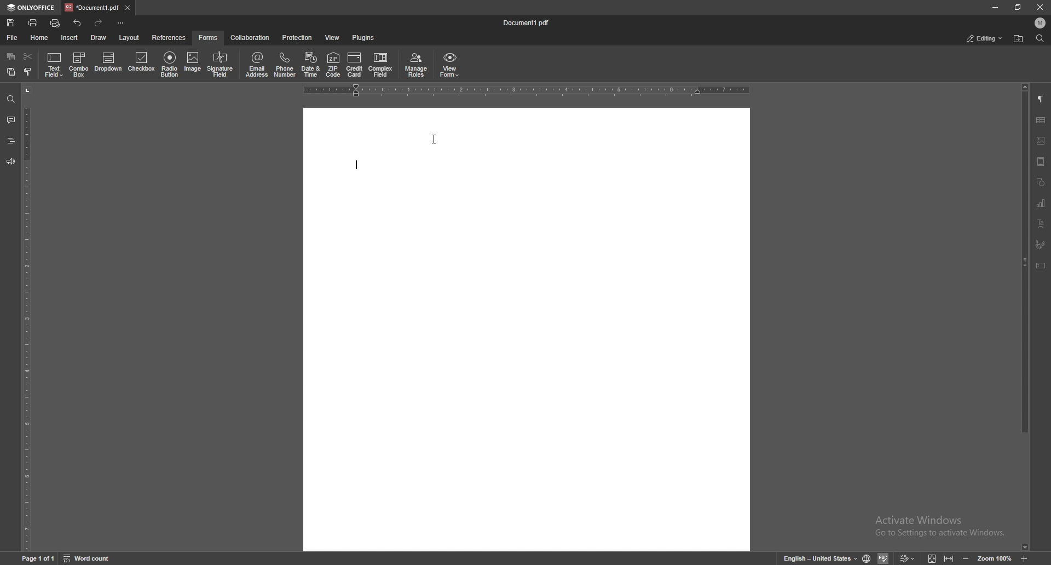  What do you see at coordinates (77, 23) in the screenshot?
I see `undo` at bounding box center [77, 23].